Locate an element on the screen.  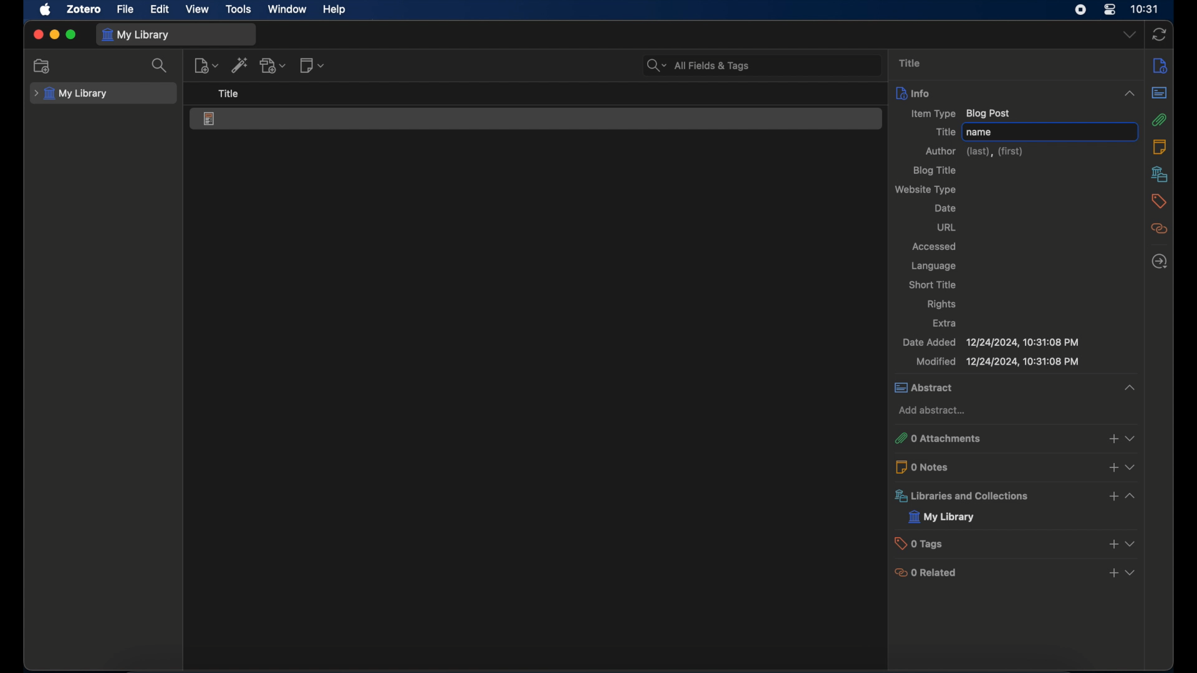
locate is located at coordinates (1158, 261).